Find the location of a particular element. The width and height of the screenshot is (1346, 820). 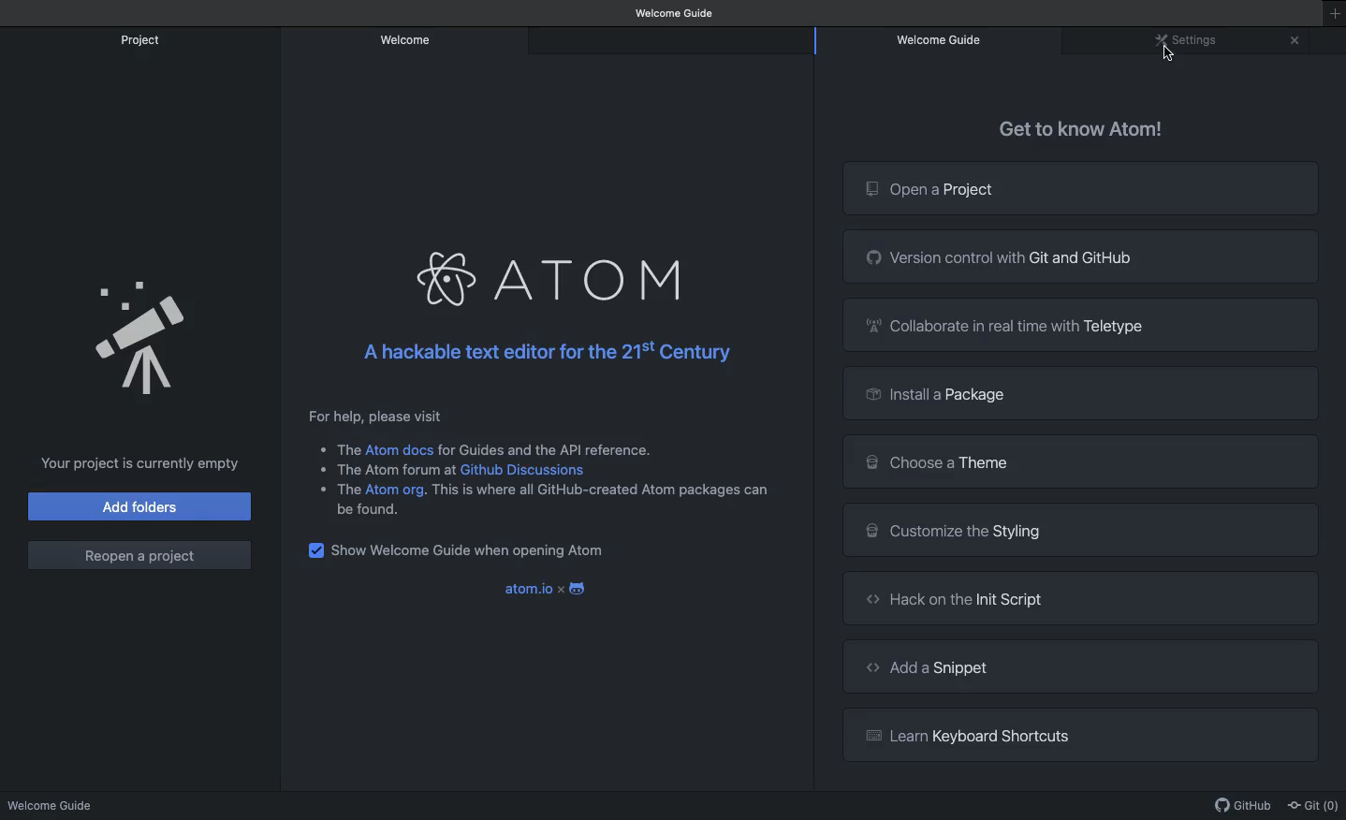

Hack on the init script is located at coordinates (1079, 599).